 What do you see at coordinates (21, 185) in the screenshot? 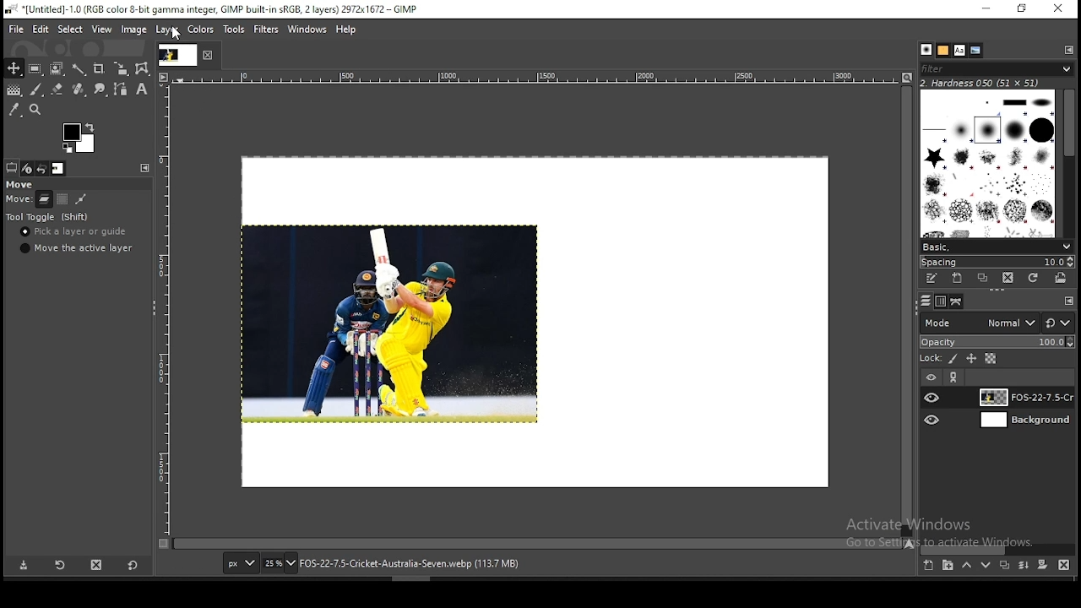
I see `move` at bounding box center [21, 185].